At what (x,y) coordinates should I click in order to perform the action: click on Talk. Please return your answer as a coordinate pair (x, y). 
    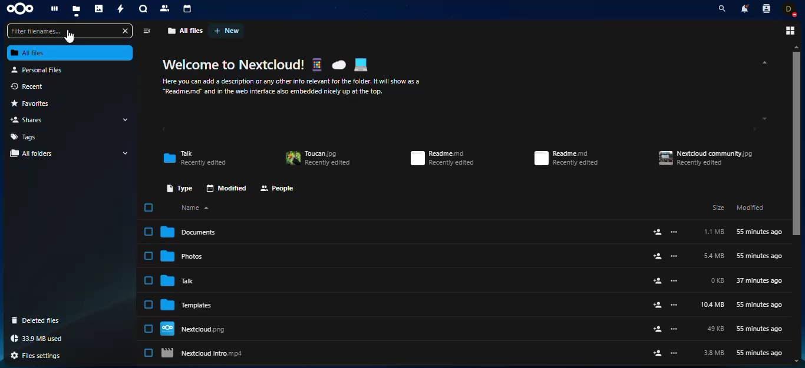
    Looking at the image, I should click on (404, 280).